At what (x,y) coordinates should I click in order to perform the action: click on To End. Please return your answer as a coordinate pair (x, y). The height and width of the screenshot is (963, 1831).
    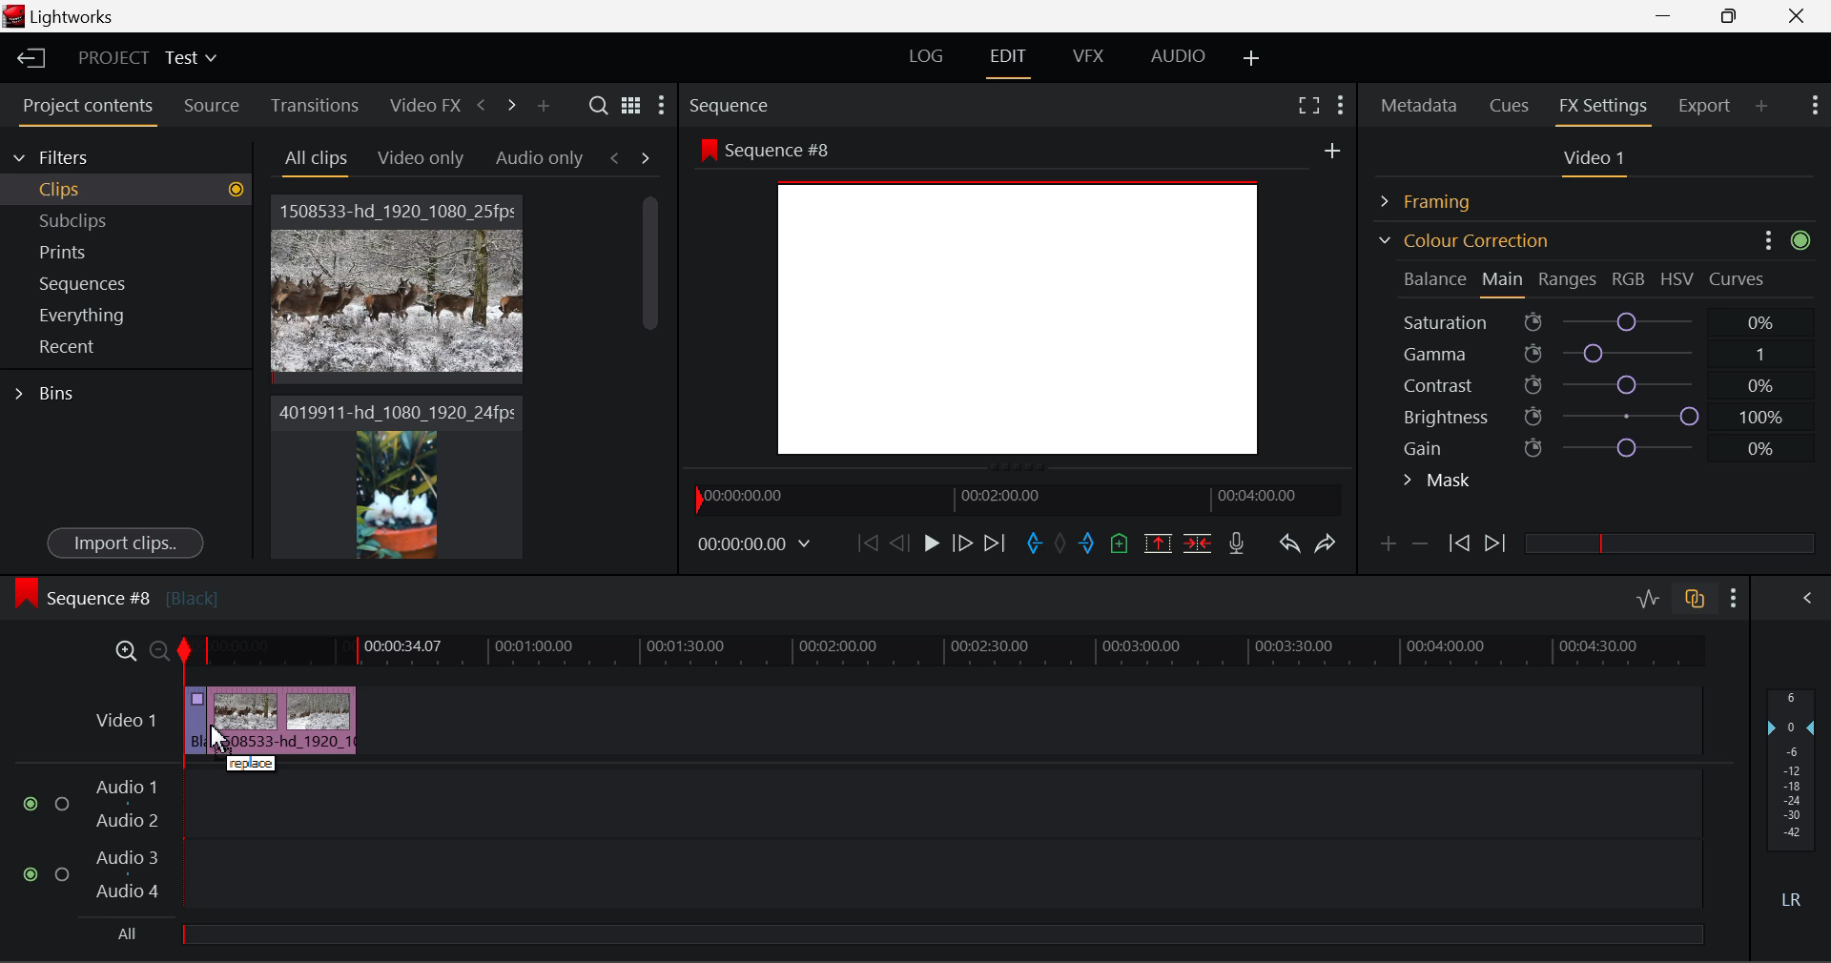
    Looking at the image, I should click on (995, 543).